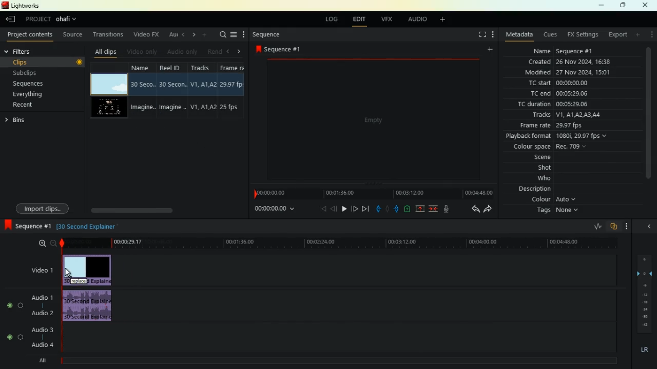  Describe the element at coordinates (30, 35) in the screenshot. I see `project contents` at that location.